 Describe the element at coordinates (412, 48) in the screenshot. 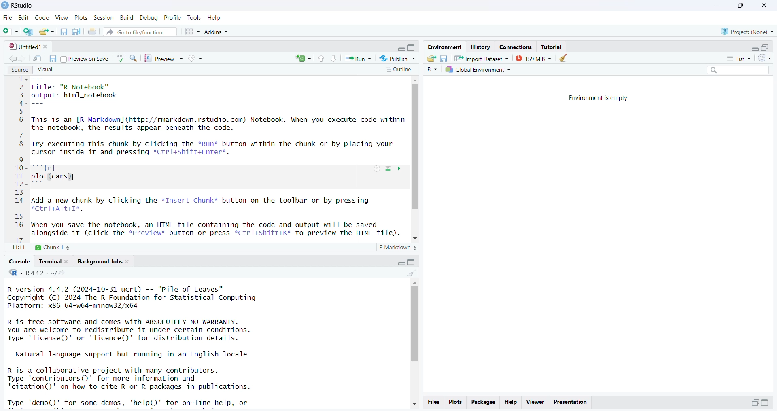

I see `collapse` at that location.